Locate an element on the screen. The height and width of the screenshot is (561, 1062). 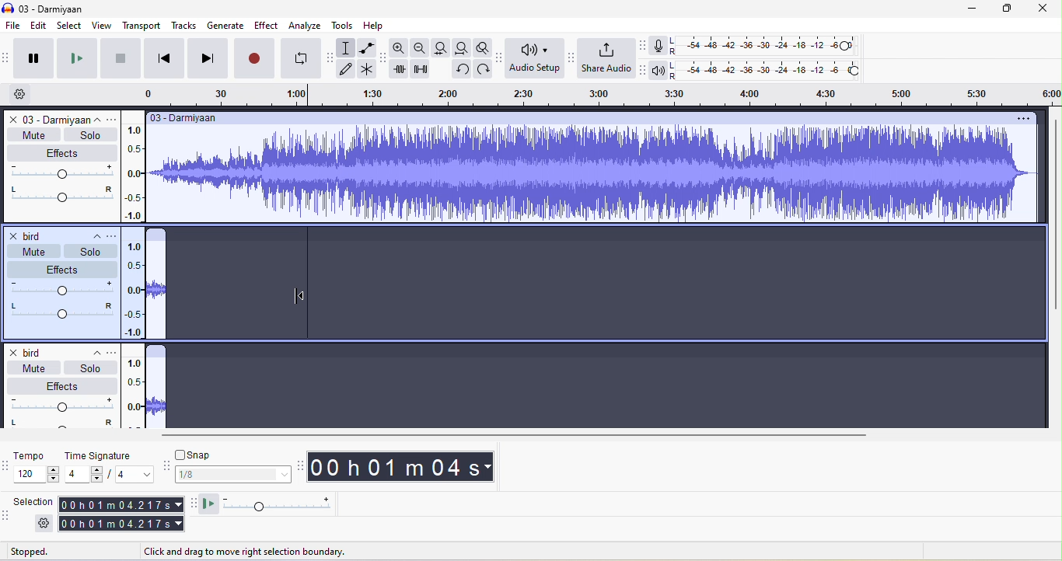
multi tool is located at coordinates (367, 71).